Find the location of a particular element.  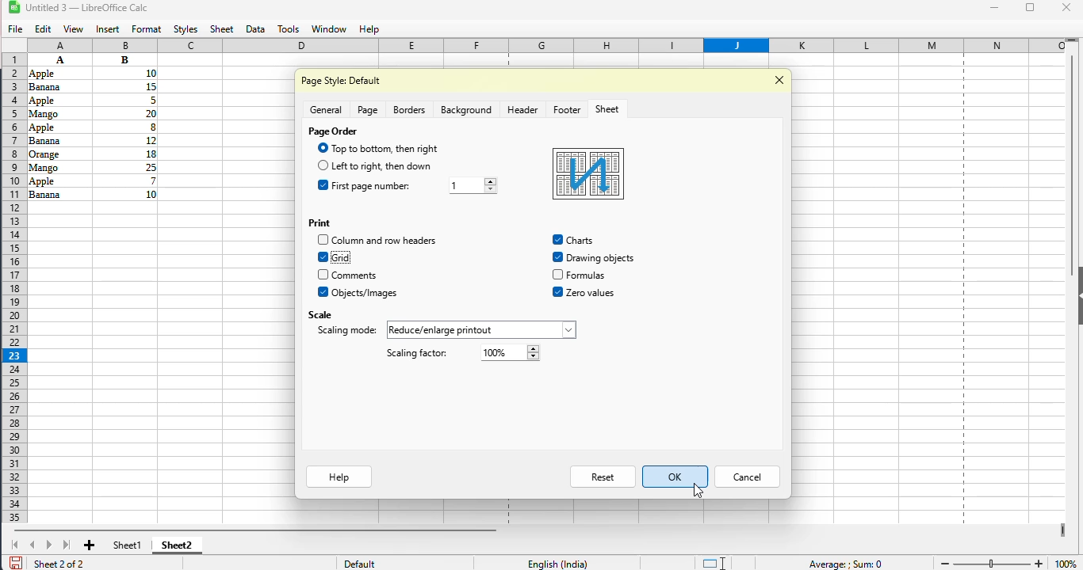

sheet is located at coordinates (607, 109).